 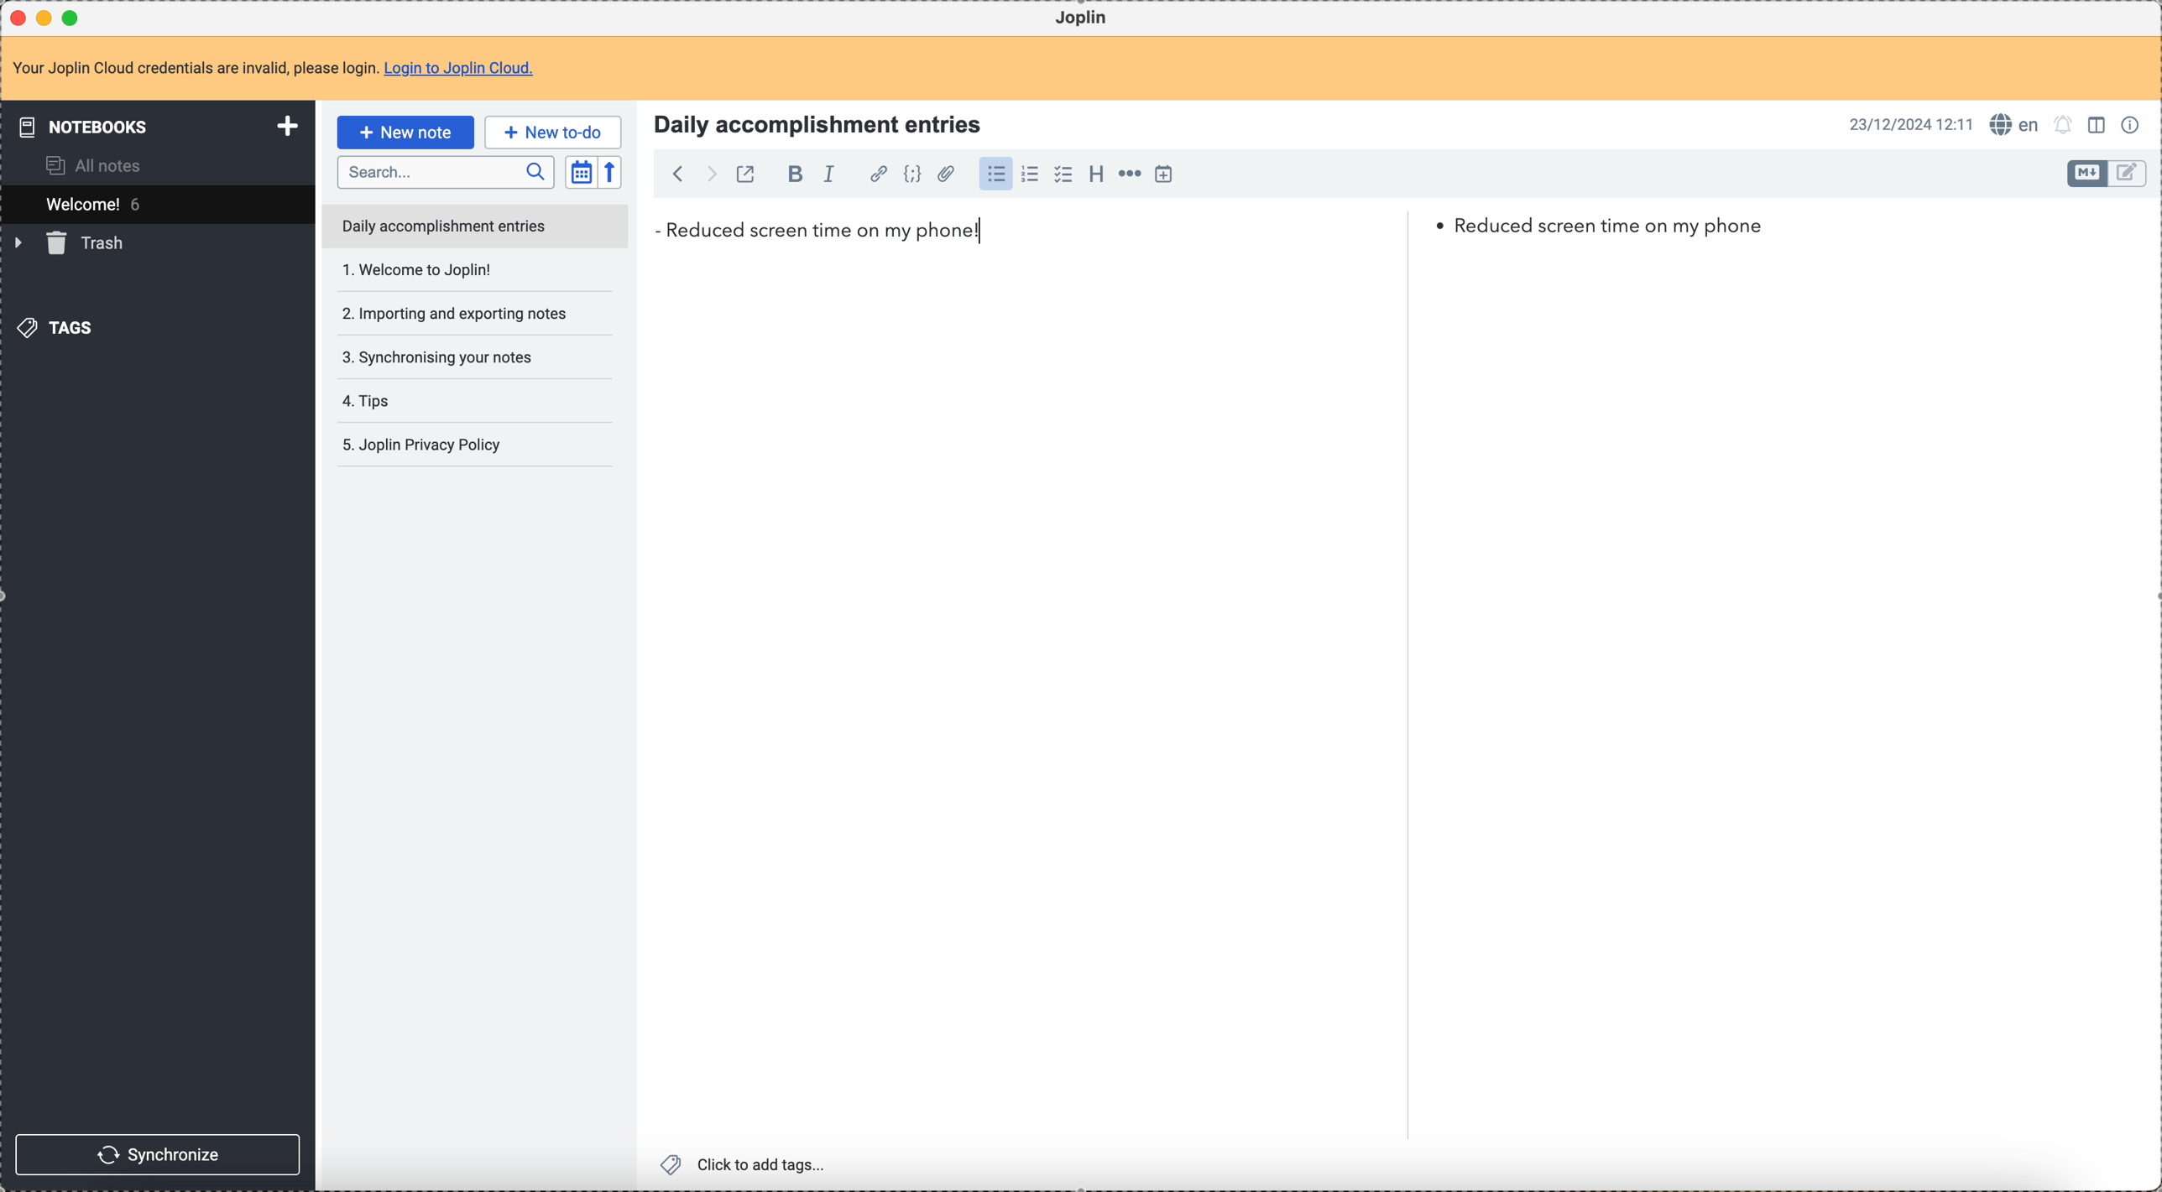 I want to click on toggle external editing, so click(x=746, y=173).